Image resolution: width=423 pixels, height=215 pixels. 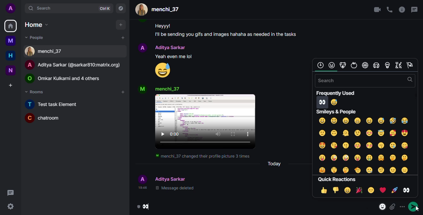 I want to click on frequently used, so click(x=336, y=93).